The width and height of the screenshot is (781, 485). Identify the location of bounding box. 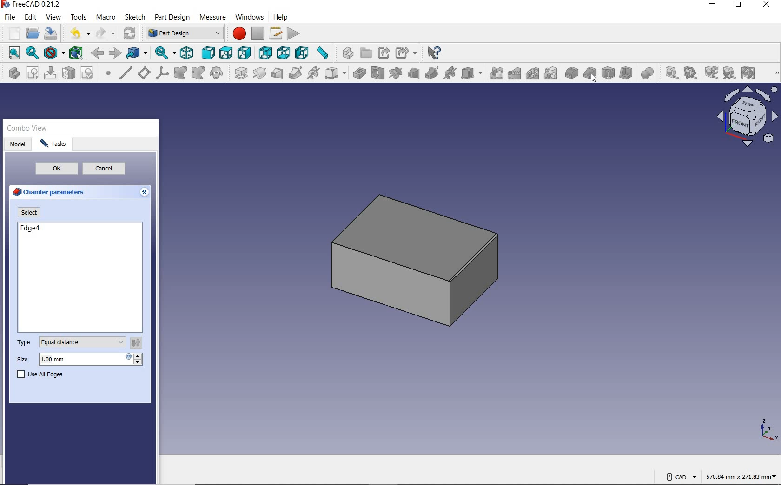
(76, 53).